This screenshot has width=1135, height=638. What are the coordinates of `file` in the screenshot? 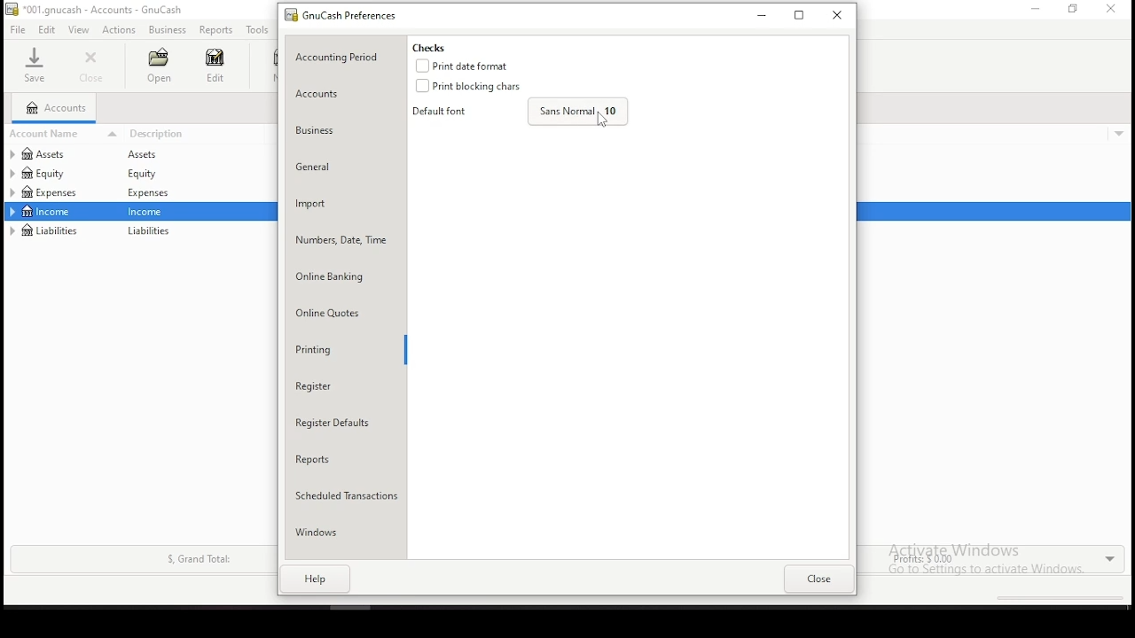 It's located at (17, 30).